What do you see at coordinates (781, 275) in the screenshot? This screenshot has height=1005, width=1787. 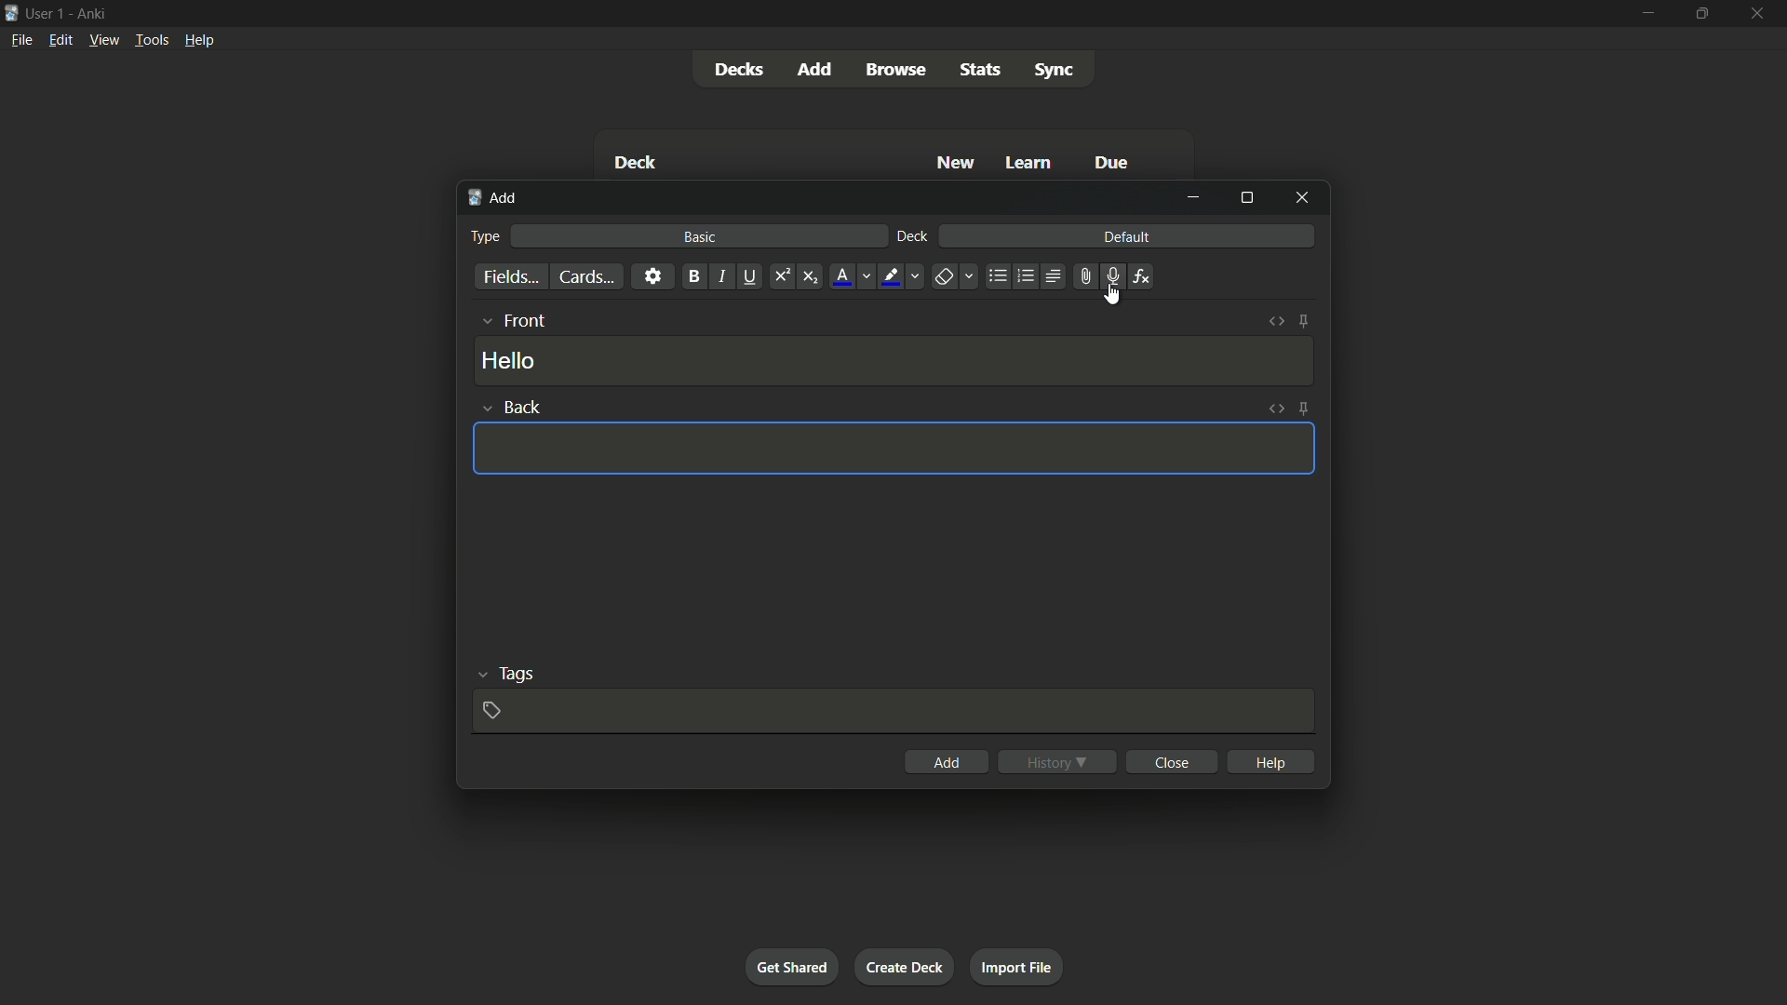 I see `superscript` at bounding box center [781, 275].